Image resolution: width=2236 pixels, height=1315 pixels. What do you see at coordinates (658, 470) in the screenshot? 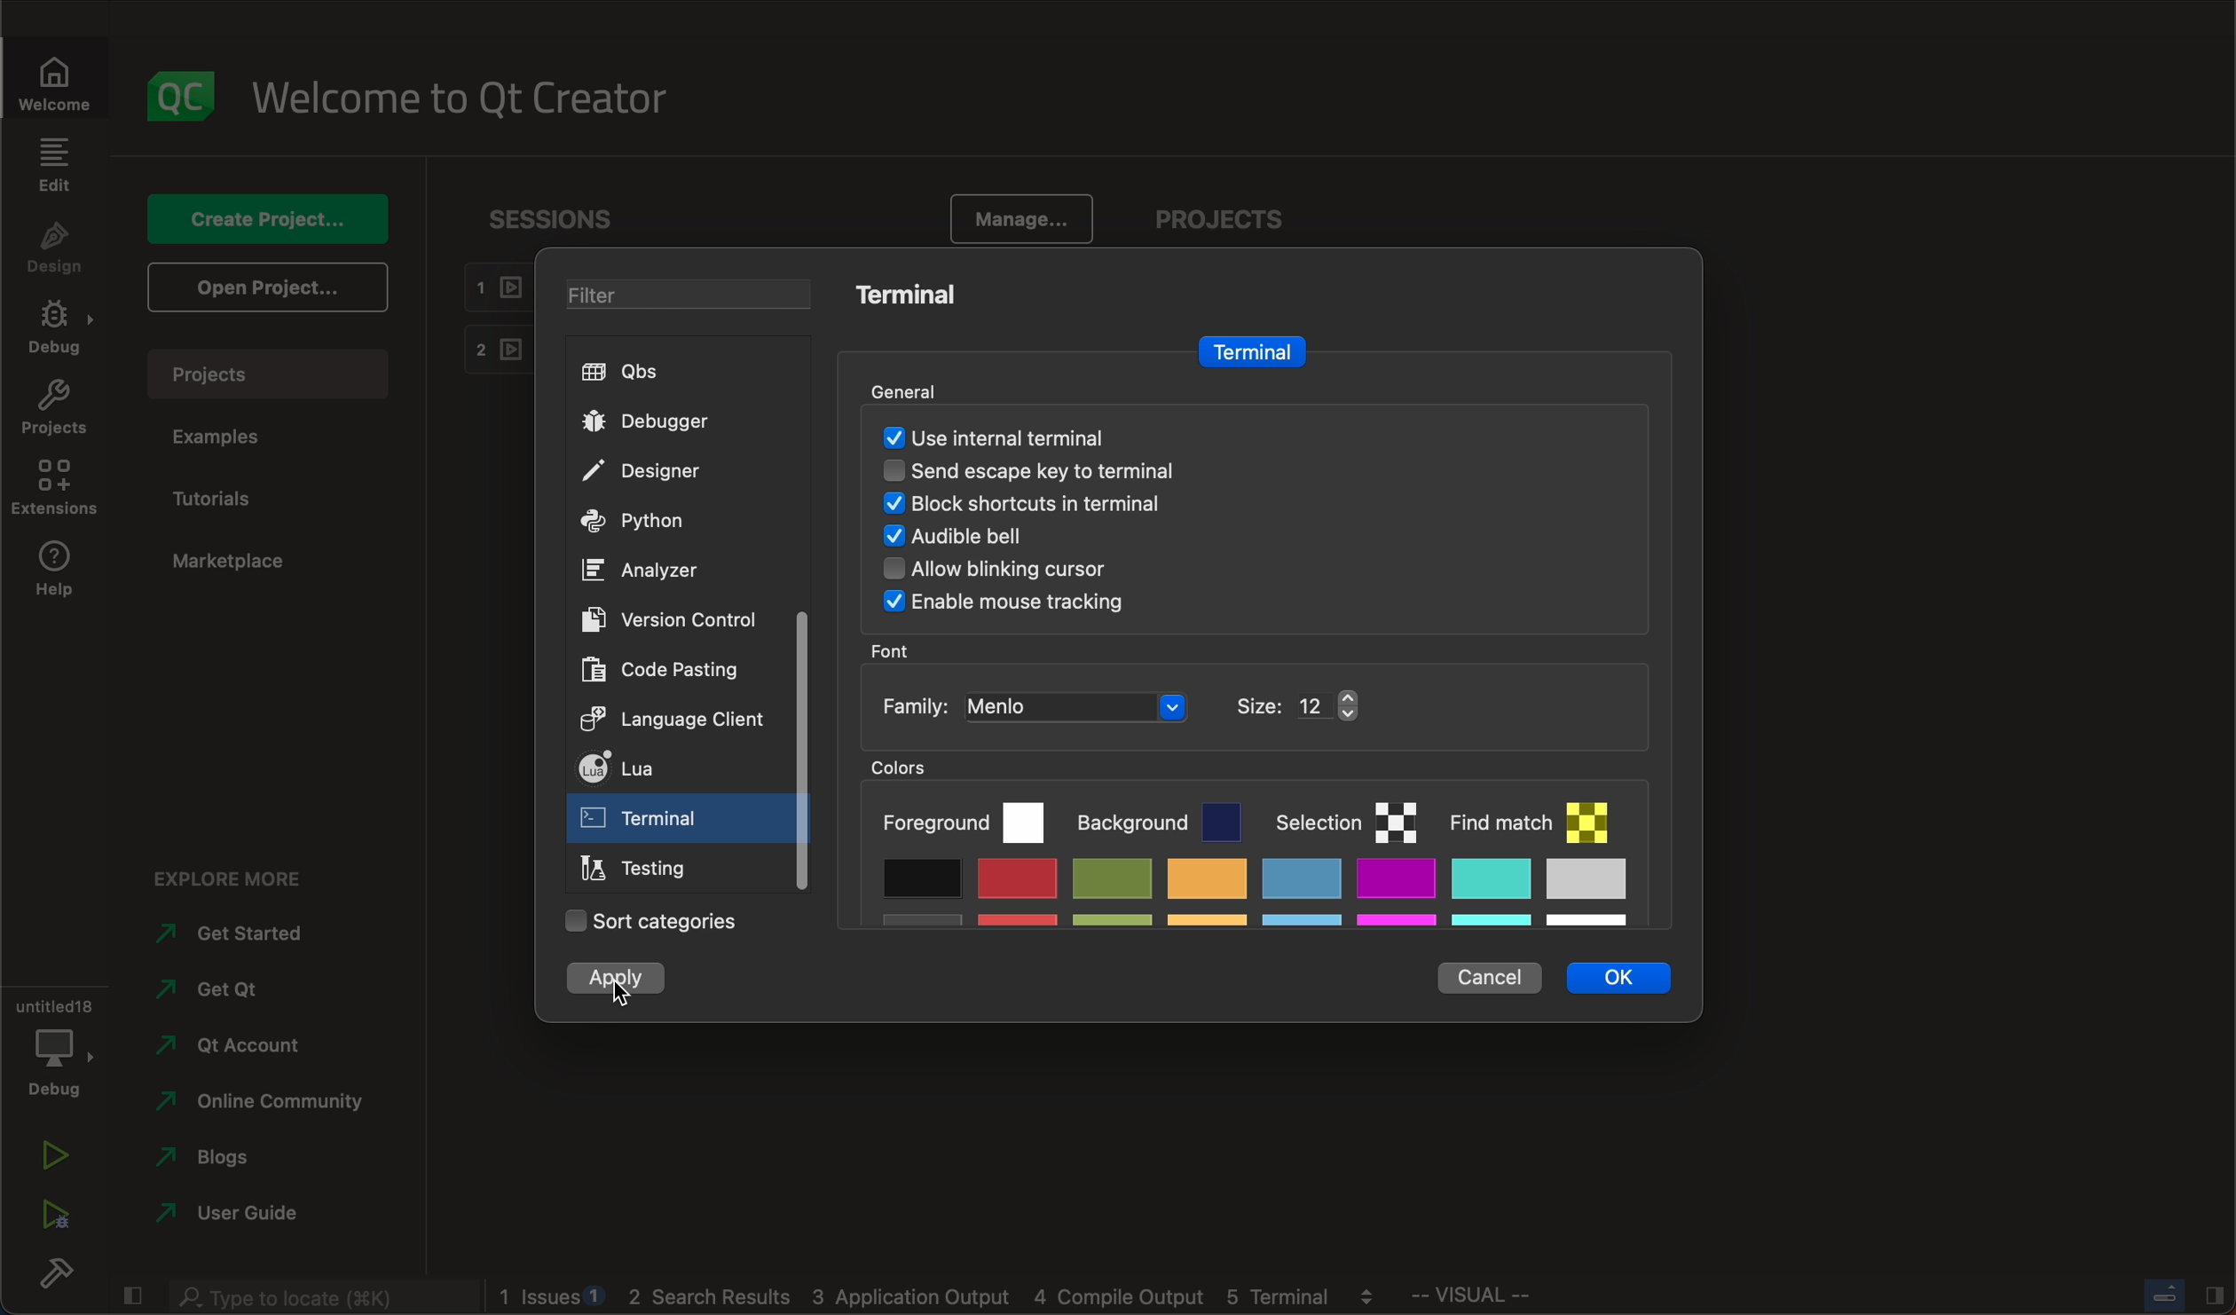
I see `designer` at bounding box center [658, 470].